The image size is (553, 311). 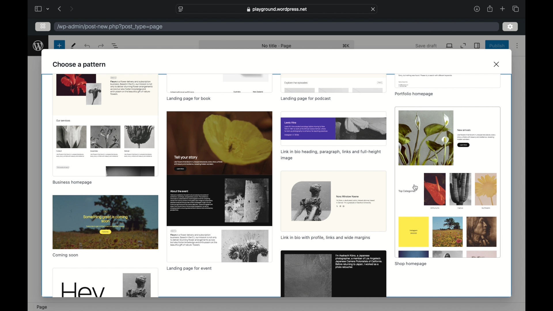 I want to click on wordpress address, so click(x=110, y=26).